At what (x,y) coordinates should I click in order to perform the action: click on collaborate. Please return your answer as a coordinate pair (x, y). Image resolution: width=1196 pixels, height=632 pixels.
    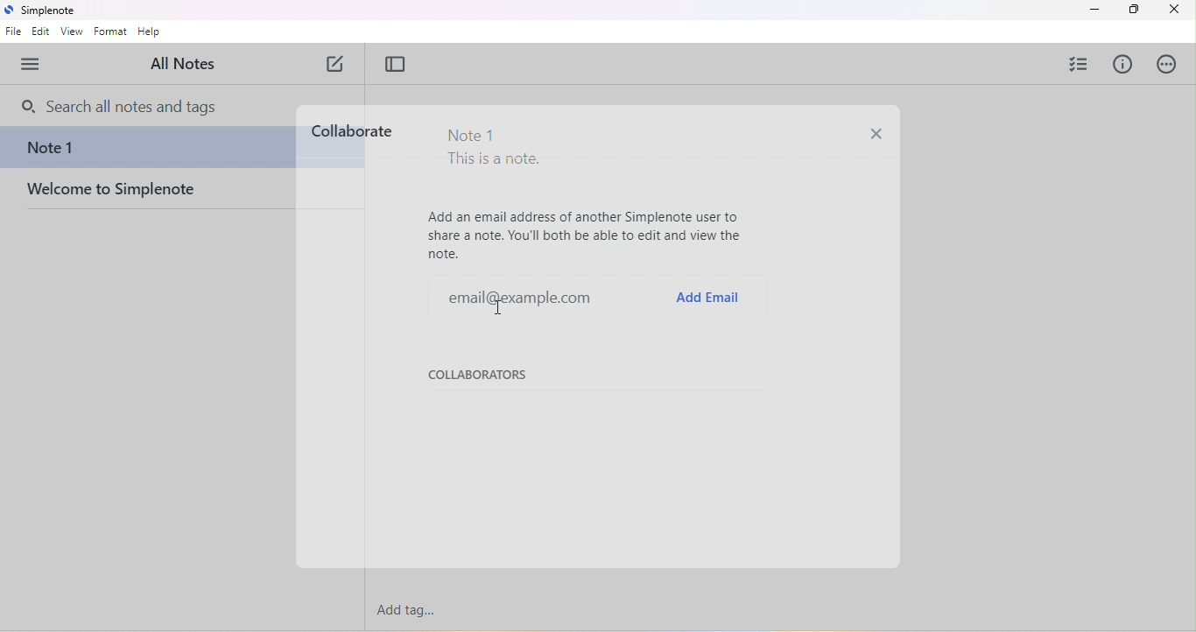
    Looking at the image, I should click on (351, 130).